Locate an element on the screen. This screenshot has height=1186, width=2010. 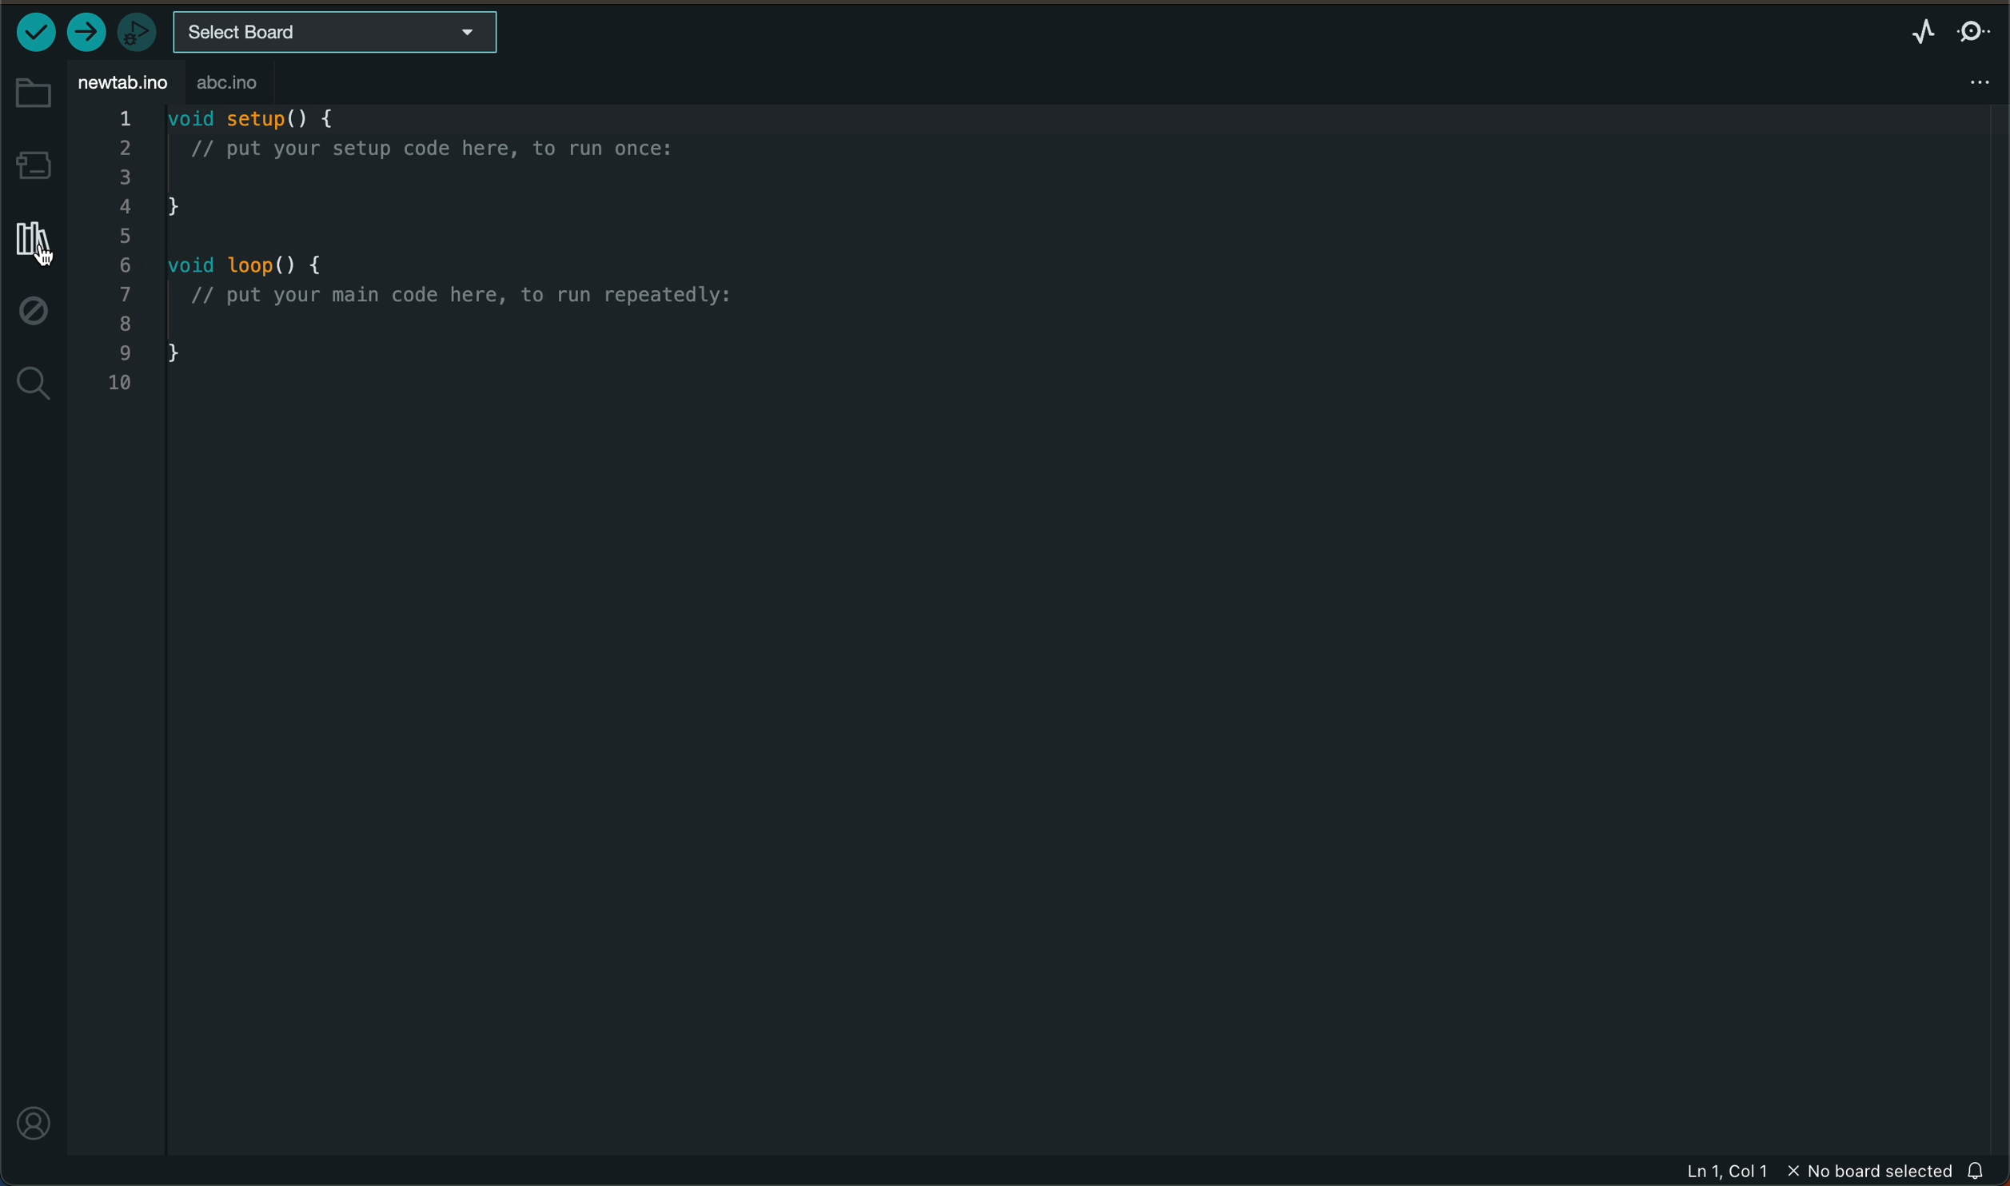
board manager is located at coordinates (33, 164).